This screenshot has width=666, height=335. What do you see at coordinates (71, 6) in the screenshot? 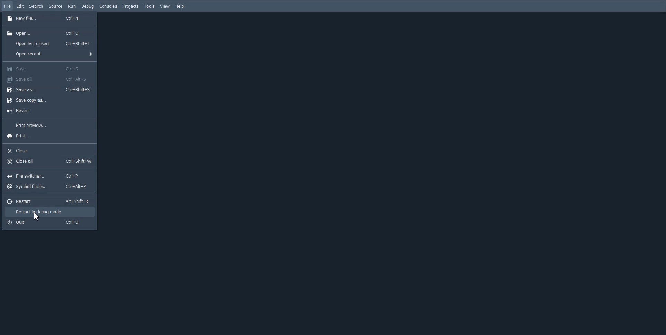
I see `Run` at bounding box center [71, 6].